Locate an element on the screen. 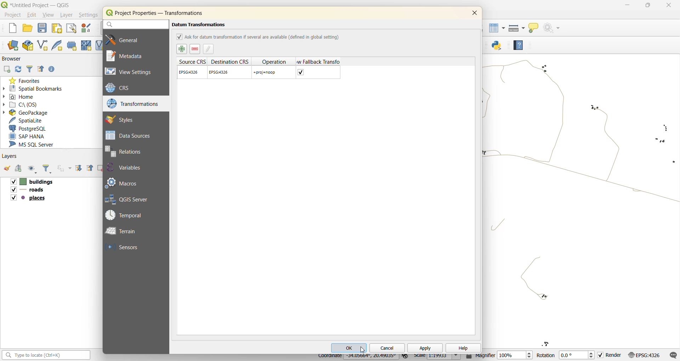 The image size is (680, 361). rotation is located at coordinates (566, 355).